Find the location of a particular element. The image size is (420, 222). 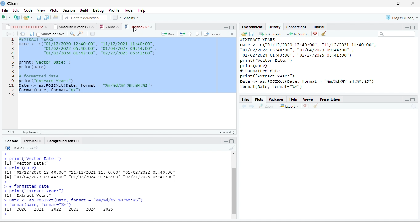

scroll bar is located at coordinates (233, 191).